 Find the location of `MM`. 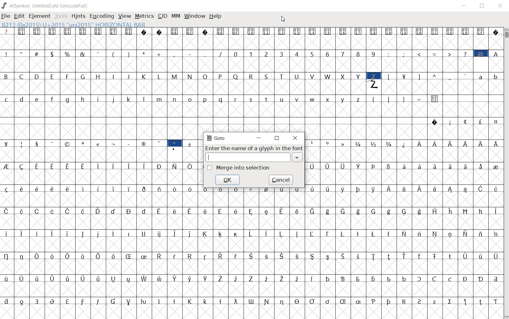

MM is located at coordinates (176, 17).